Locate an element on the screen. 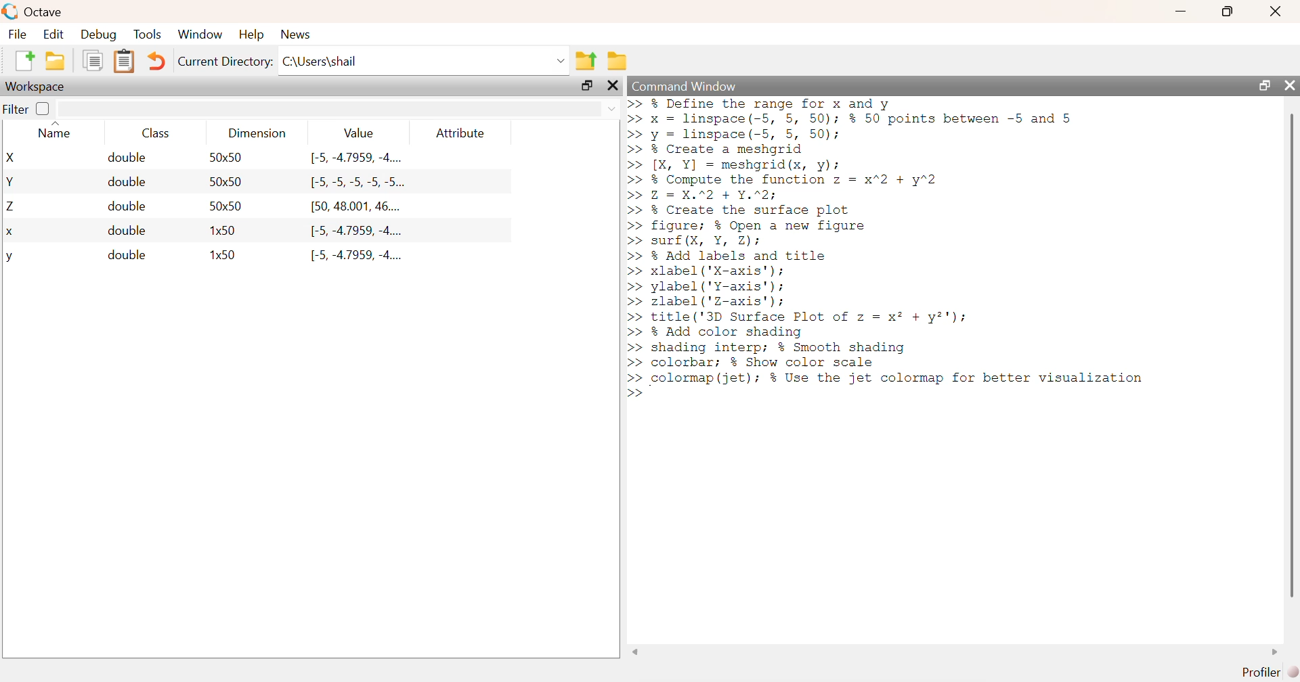 The height and width of the screenshot is (682, 1300). double is located at coordinates (127, 255).